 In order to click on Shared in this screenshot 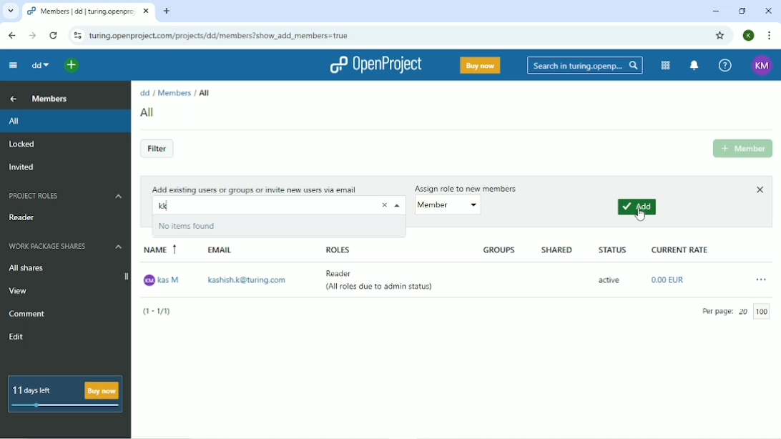, I will do `click(557, 250)`.